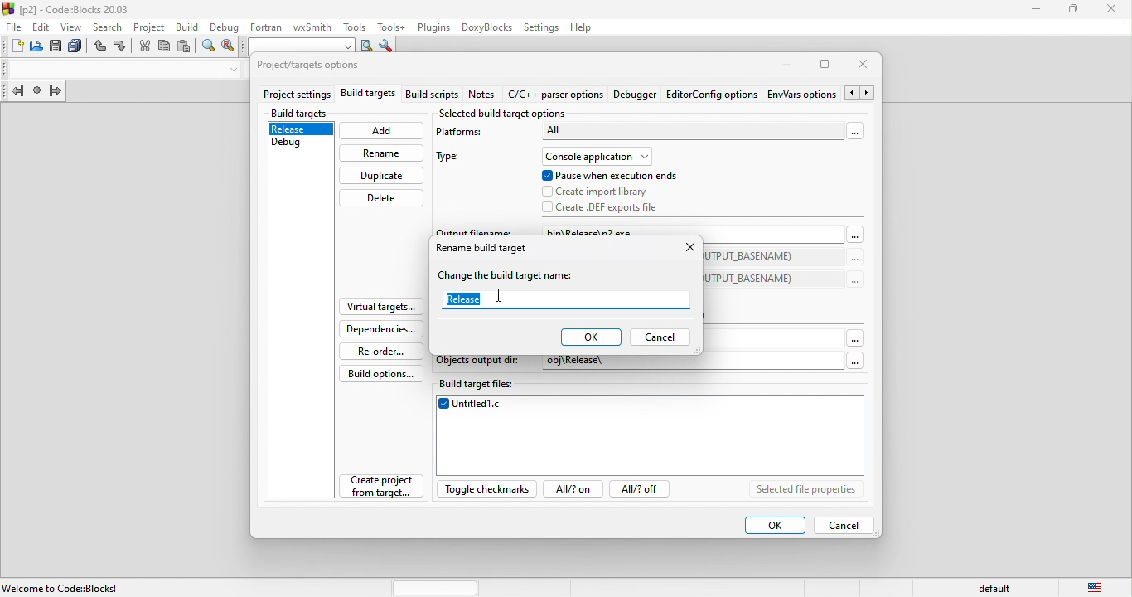  What do you see at coordinates (466, 135) in the screenshot?
I see `platforms` at bounding box center [466, 135].